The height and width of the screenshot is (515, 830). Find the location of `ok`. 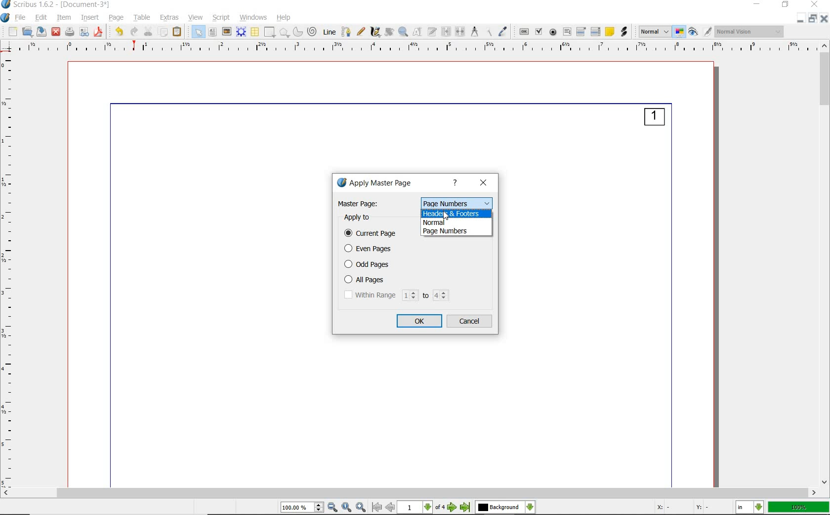

ok is located at coordinates (420, 321).